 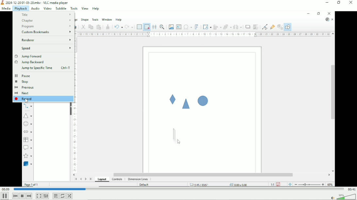 What do you see at coordinates (45, 68) in the screenshot?
I see `Jump to specific time` at bounding box center [45, 68].